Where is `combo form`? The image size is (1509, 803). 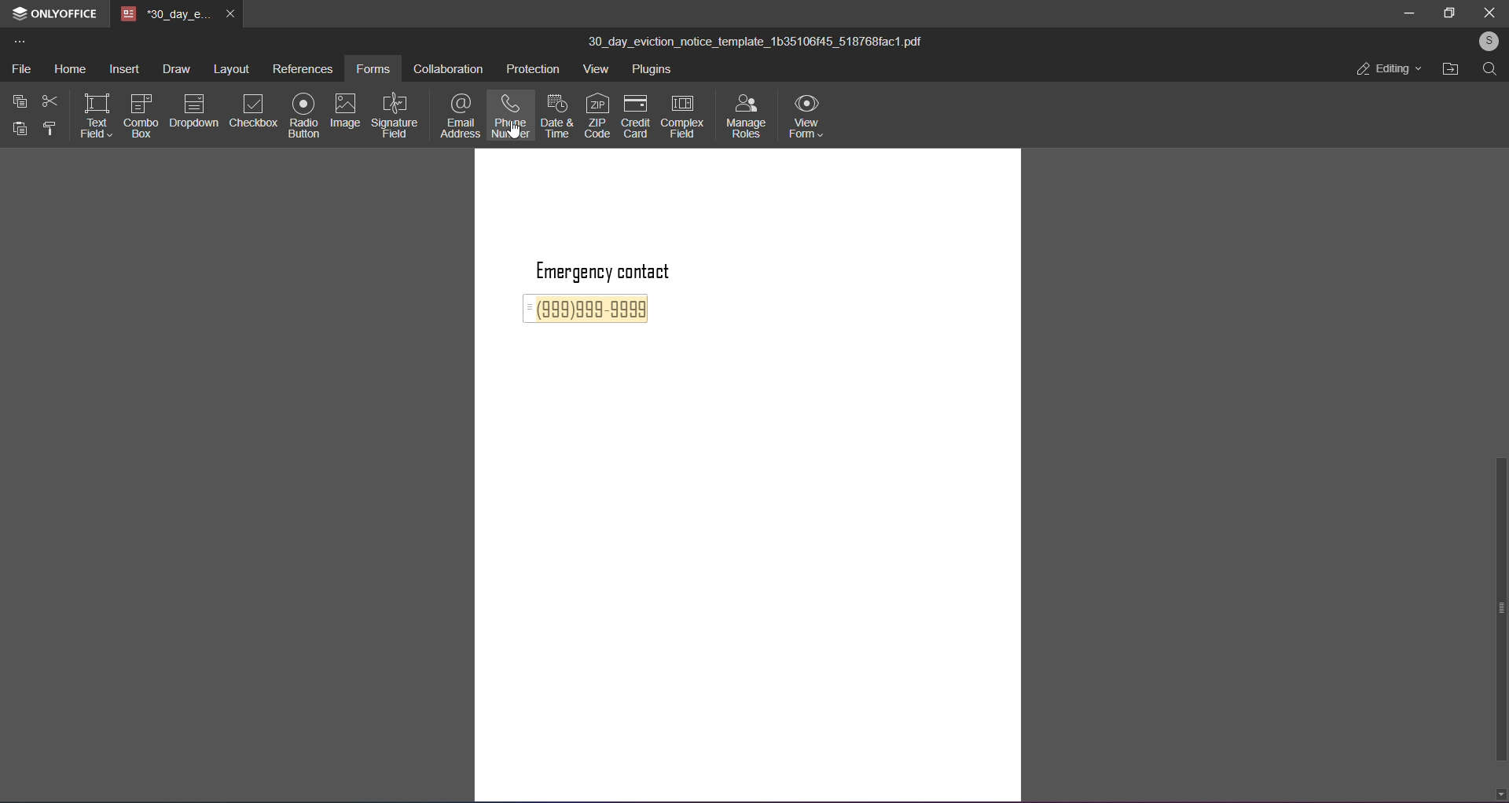 combo form is located at coordinates (141, 113).